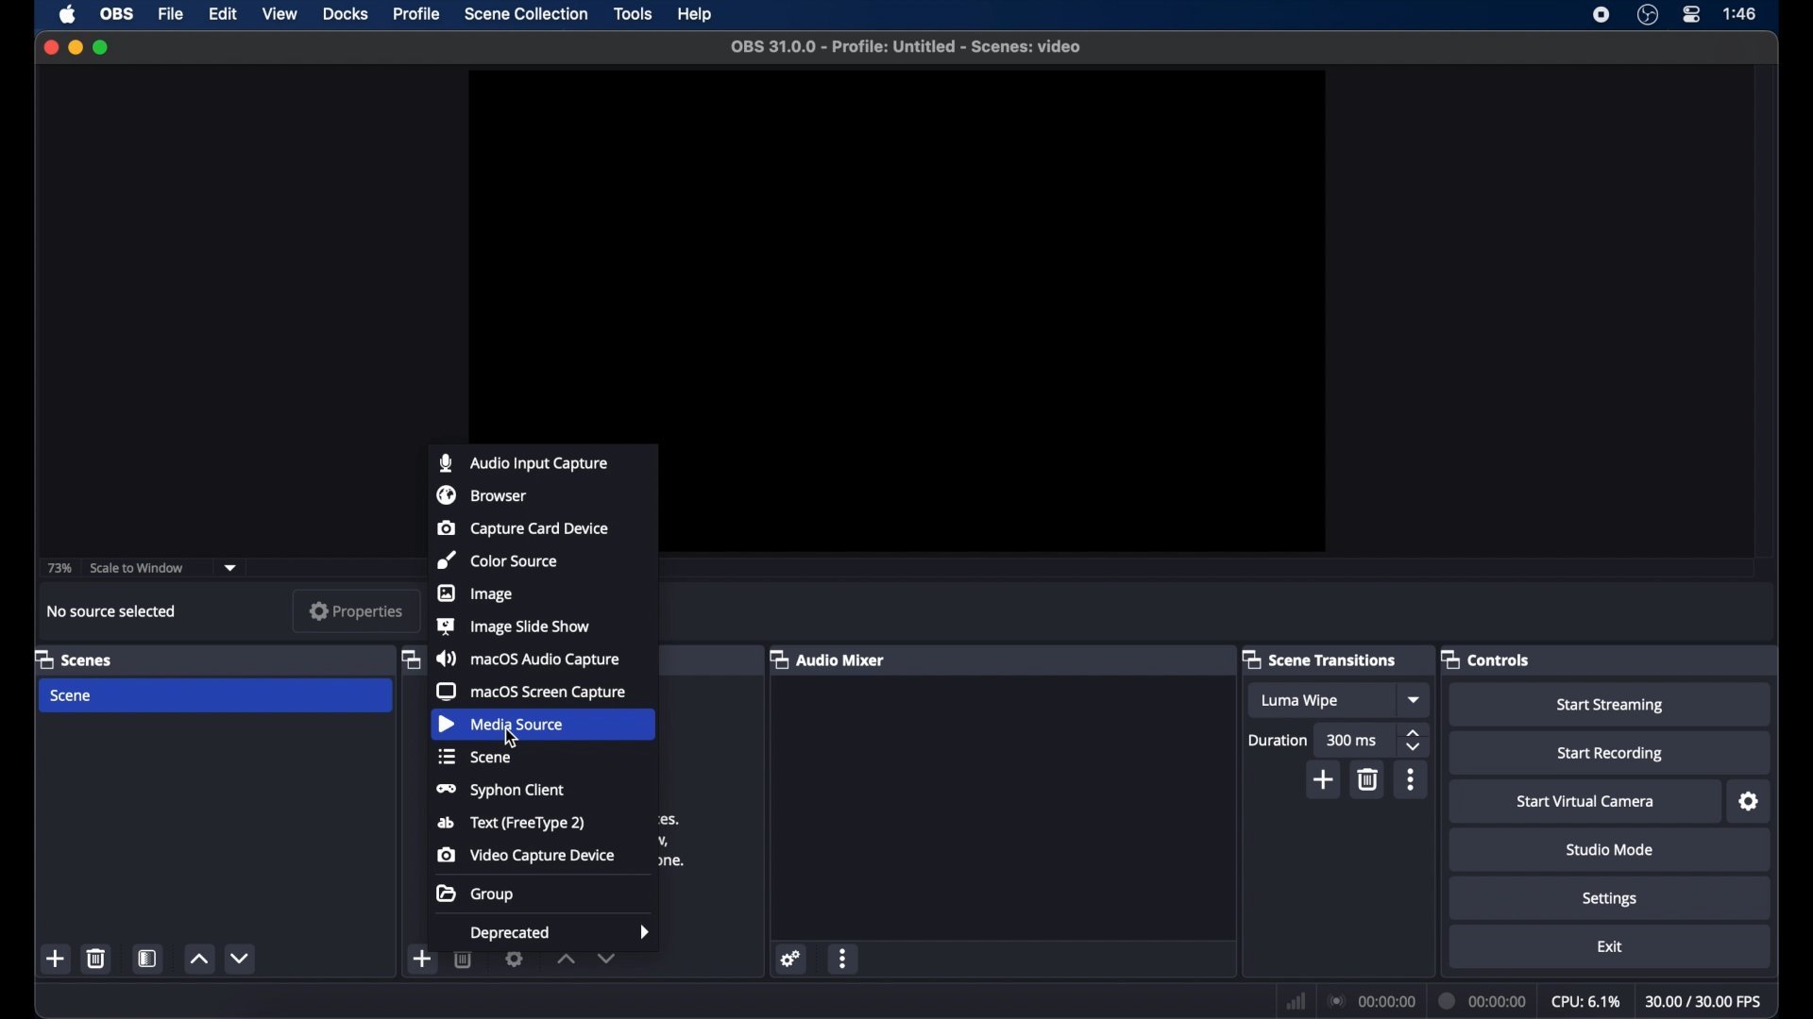 The image size is (1813, 1019). What do you see at coordinates (525, 855) in the screenshot?
I see `video capture device` at bounding box center [525, 855].